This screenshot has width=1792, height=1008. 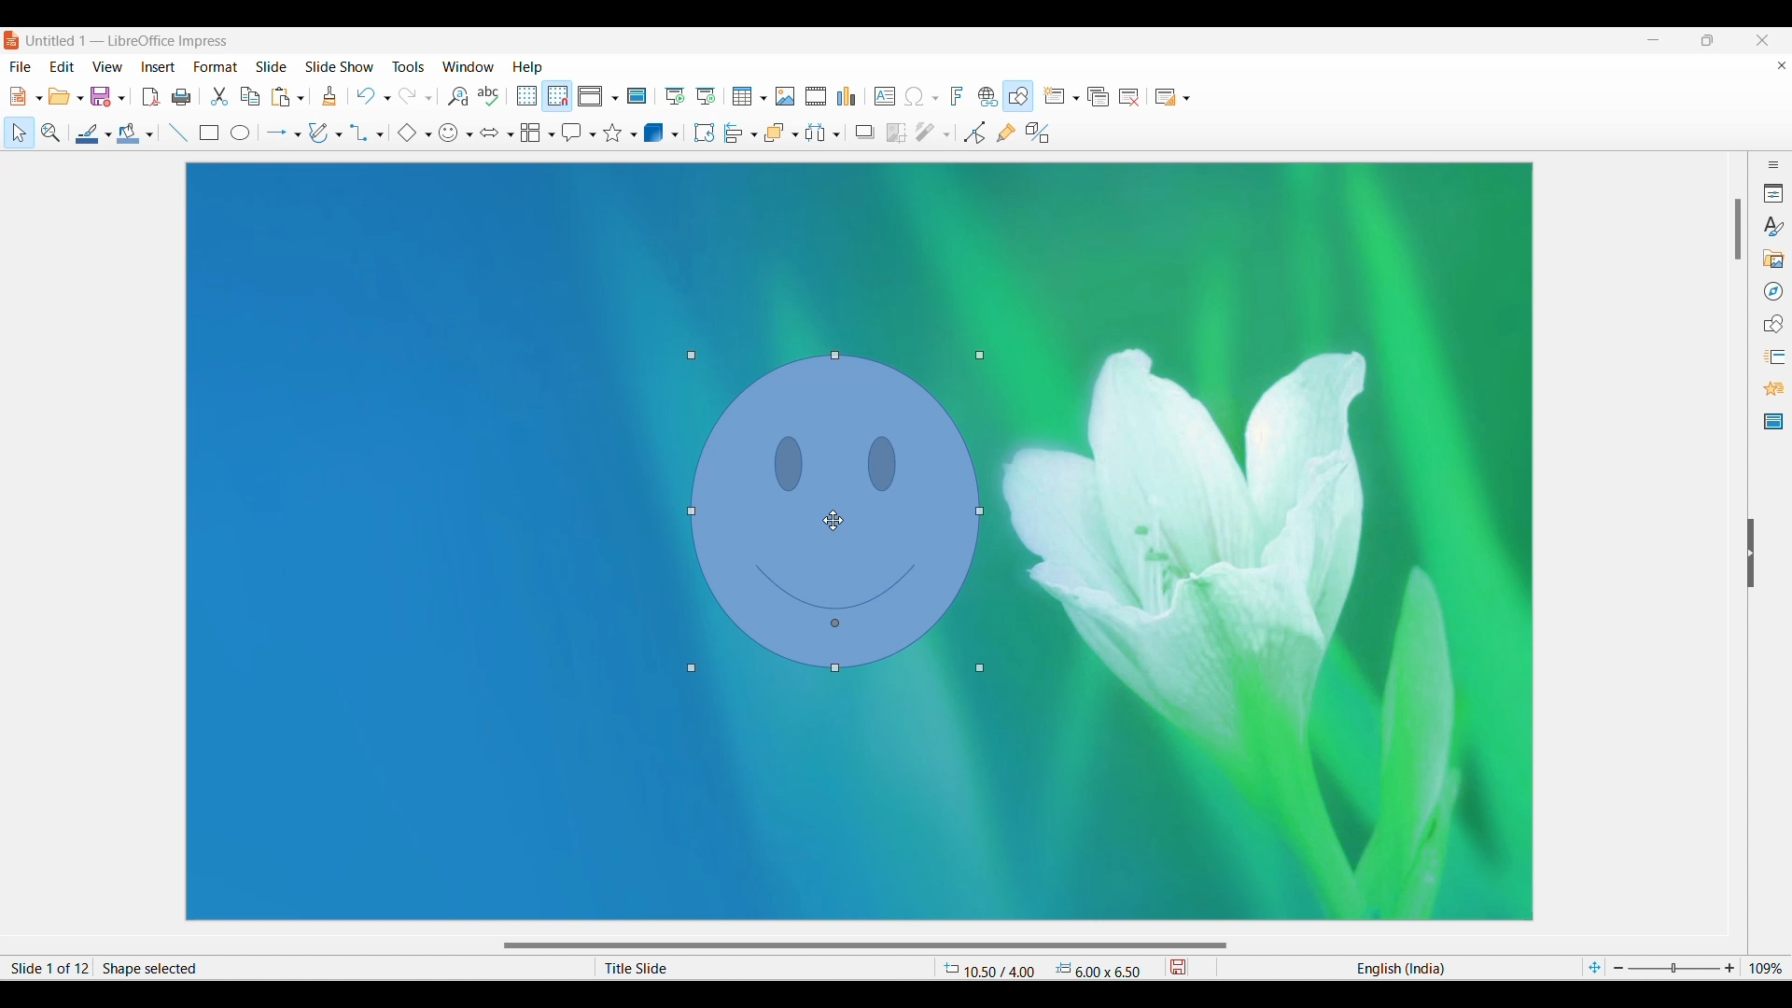 What do you see at coordinates (924, 133) in the screenshot?
I see `Chosen filter` at bounding box center [924, 133].